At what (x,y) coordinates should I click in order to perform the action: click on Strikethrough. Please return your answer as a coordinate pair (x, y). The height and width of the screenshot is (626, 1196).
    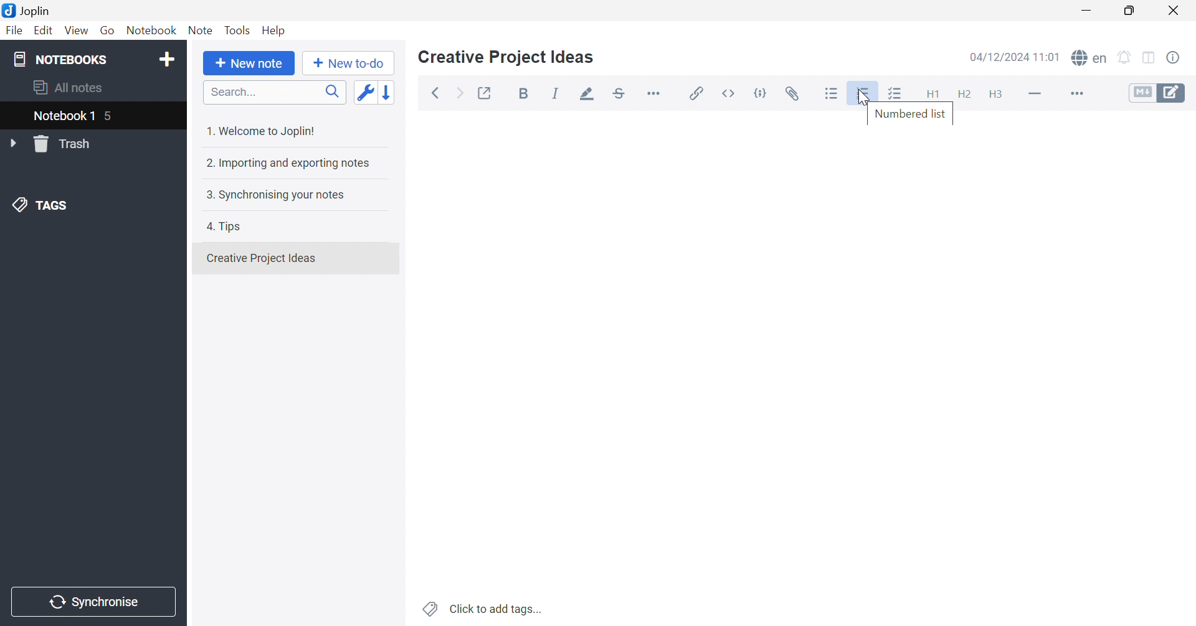
    Looking at the image, I should click on (622, 95).